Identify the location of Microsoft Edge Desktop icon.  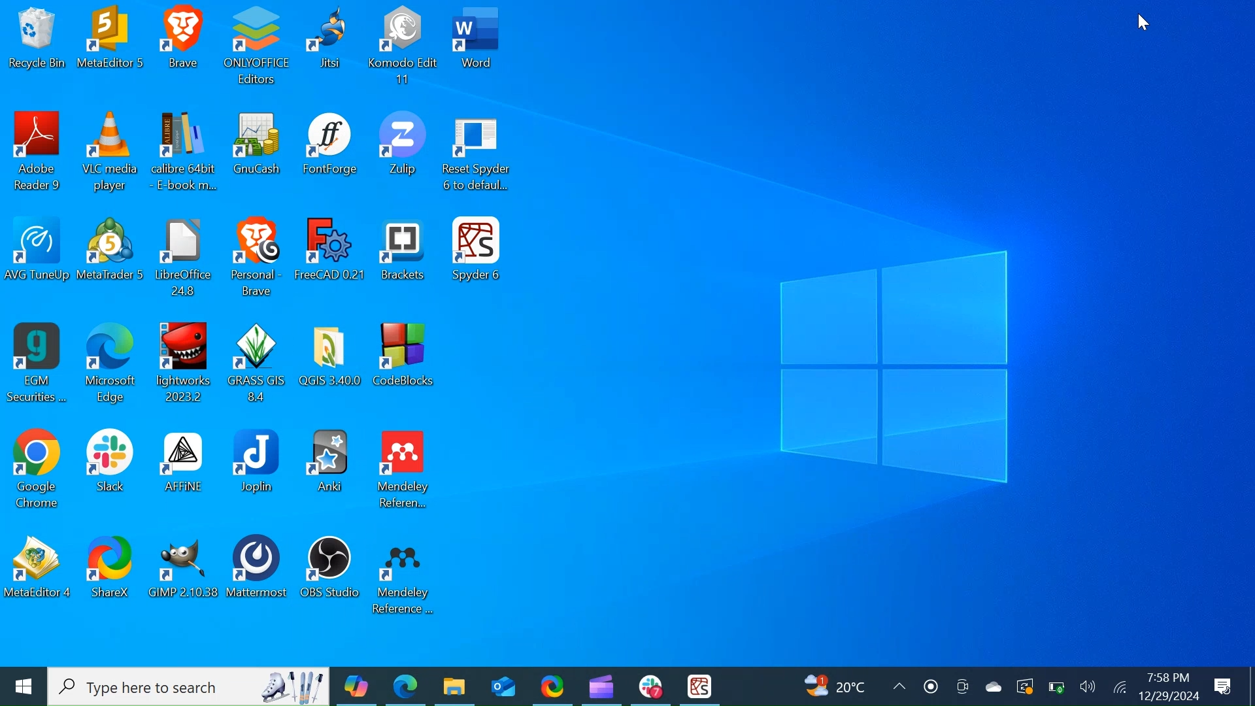
(110, 364).